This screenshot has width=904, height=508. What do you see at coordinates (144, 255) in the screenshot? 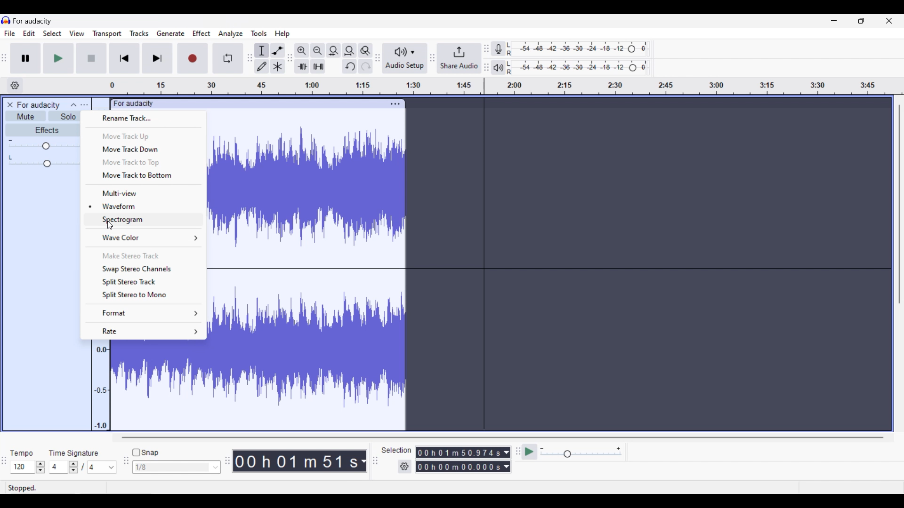
I see `Make stereo track` at bounding box center [144, 255].